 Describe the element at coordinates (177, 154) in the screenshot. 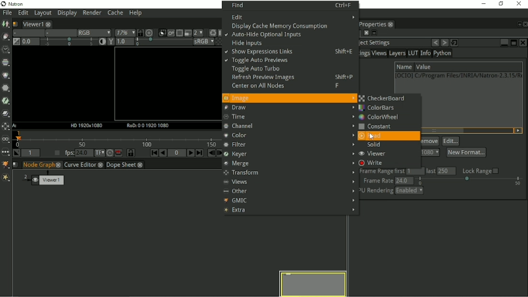

I see `Current frame` at that location.